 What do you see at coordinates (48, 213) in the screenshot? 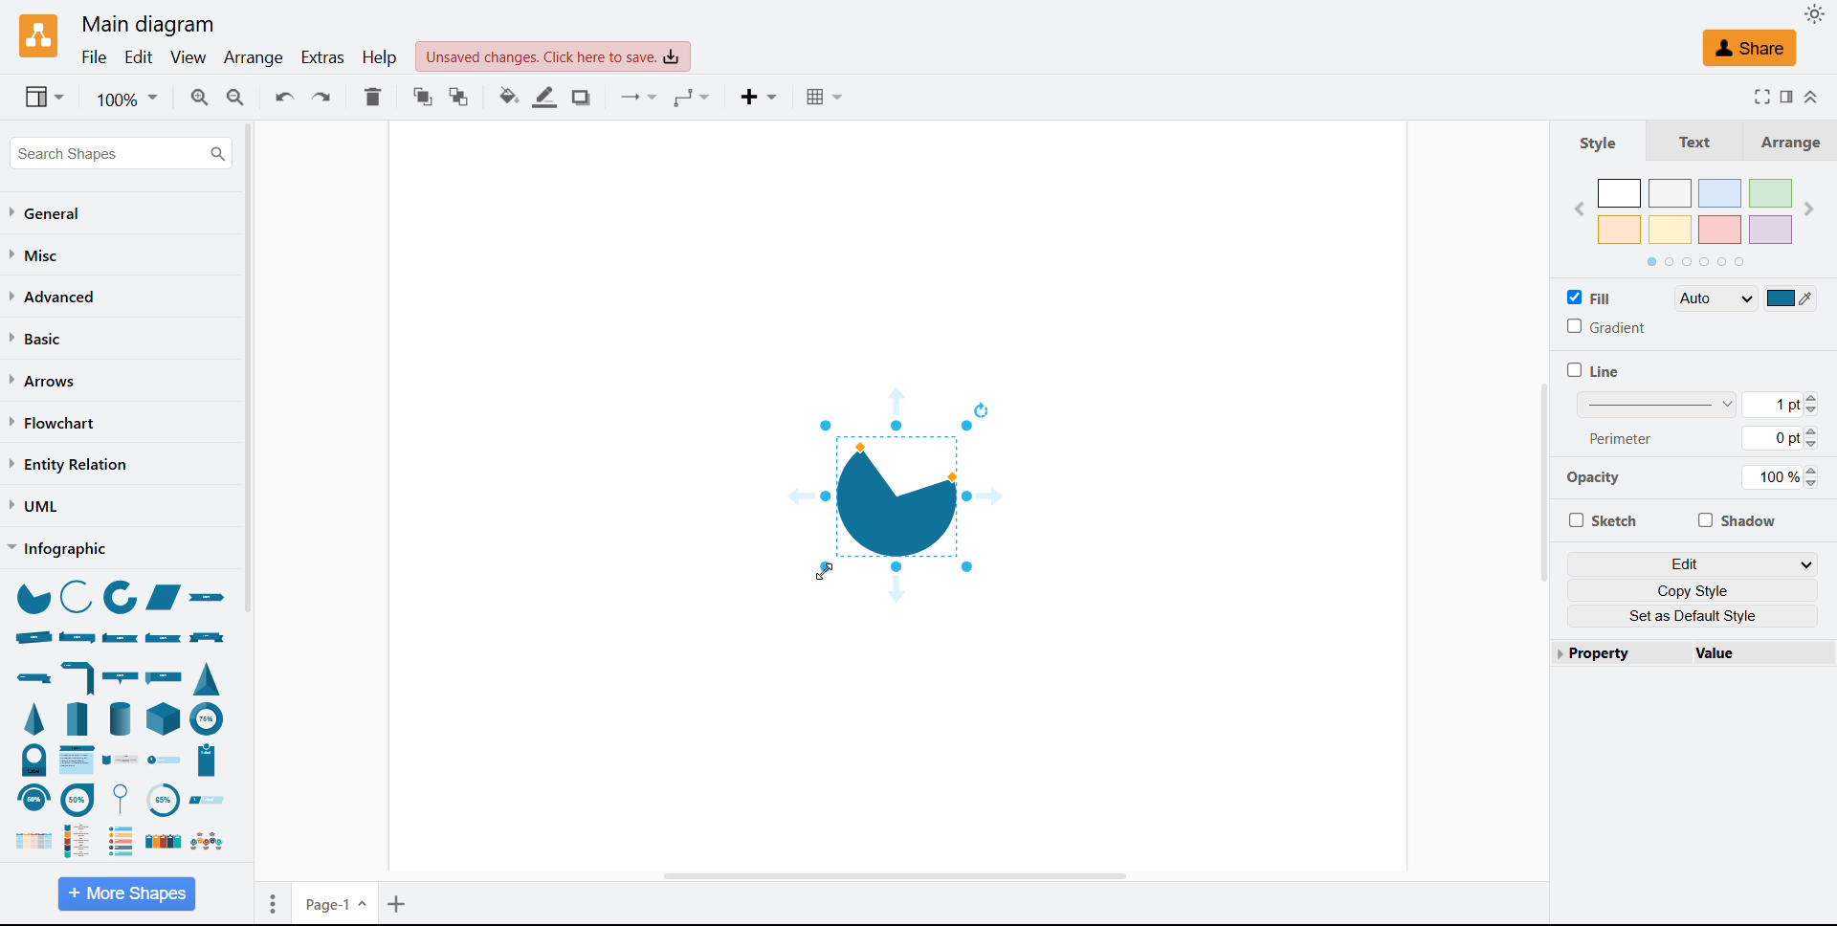
I see `general ` at bounding box center [48, 213].